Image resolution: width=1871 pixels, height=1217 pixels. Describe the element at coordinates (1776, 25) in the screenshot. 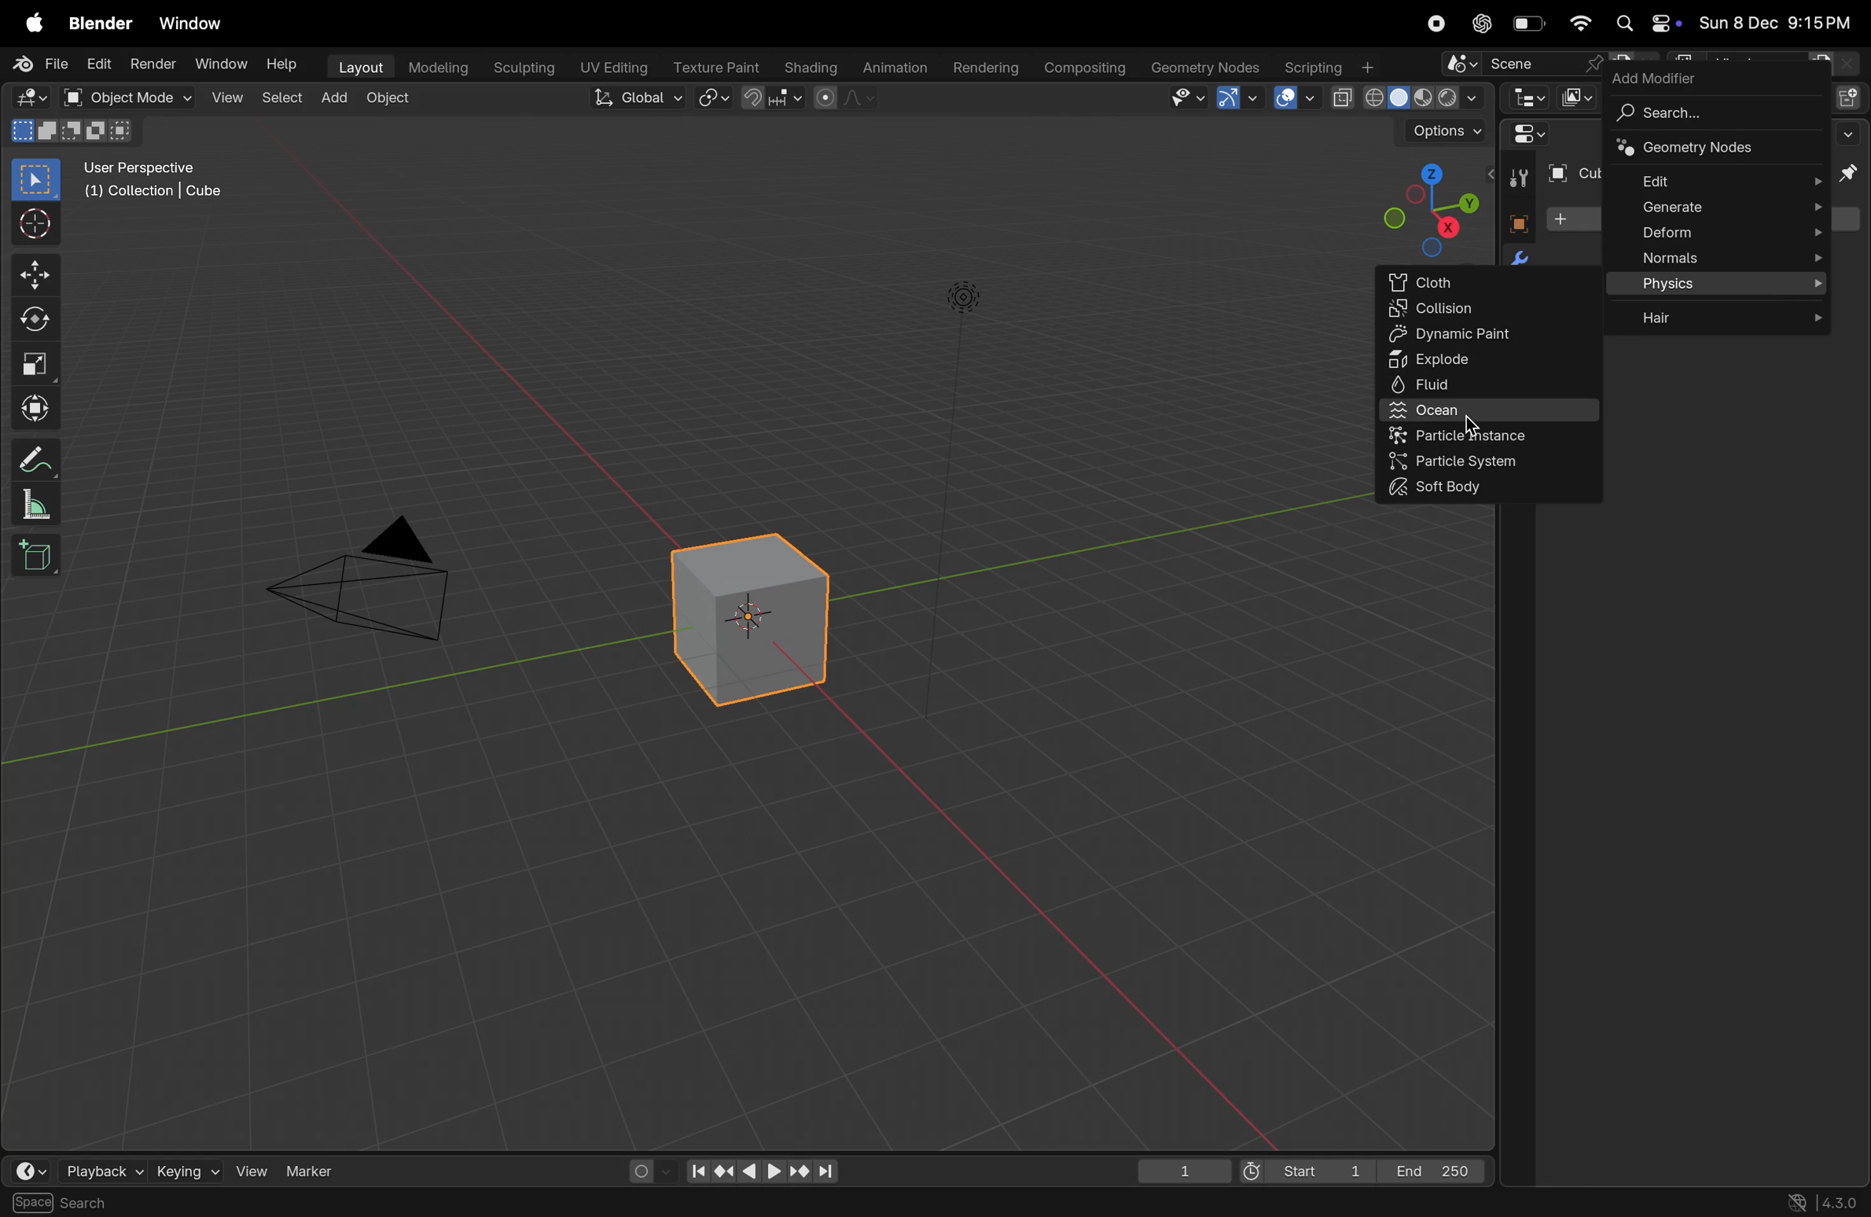

I see `date and time` at that location.